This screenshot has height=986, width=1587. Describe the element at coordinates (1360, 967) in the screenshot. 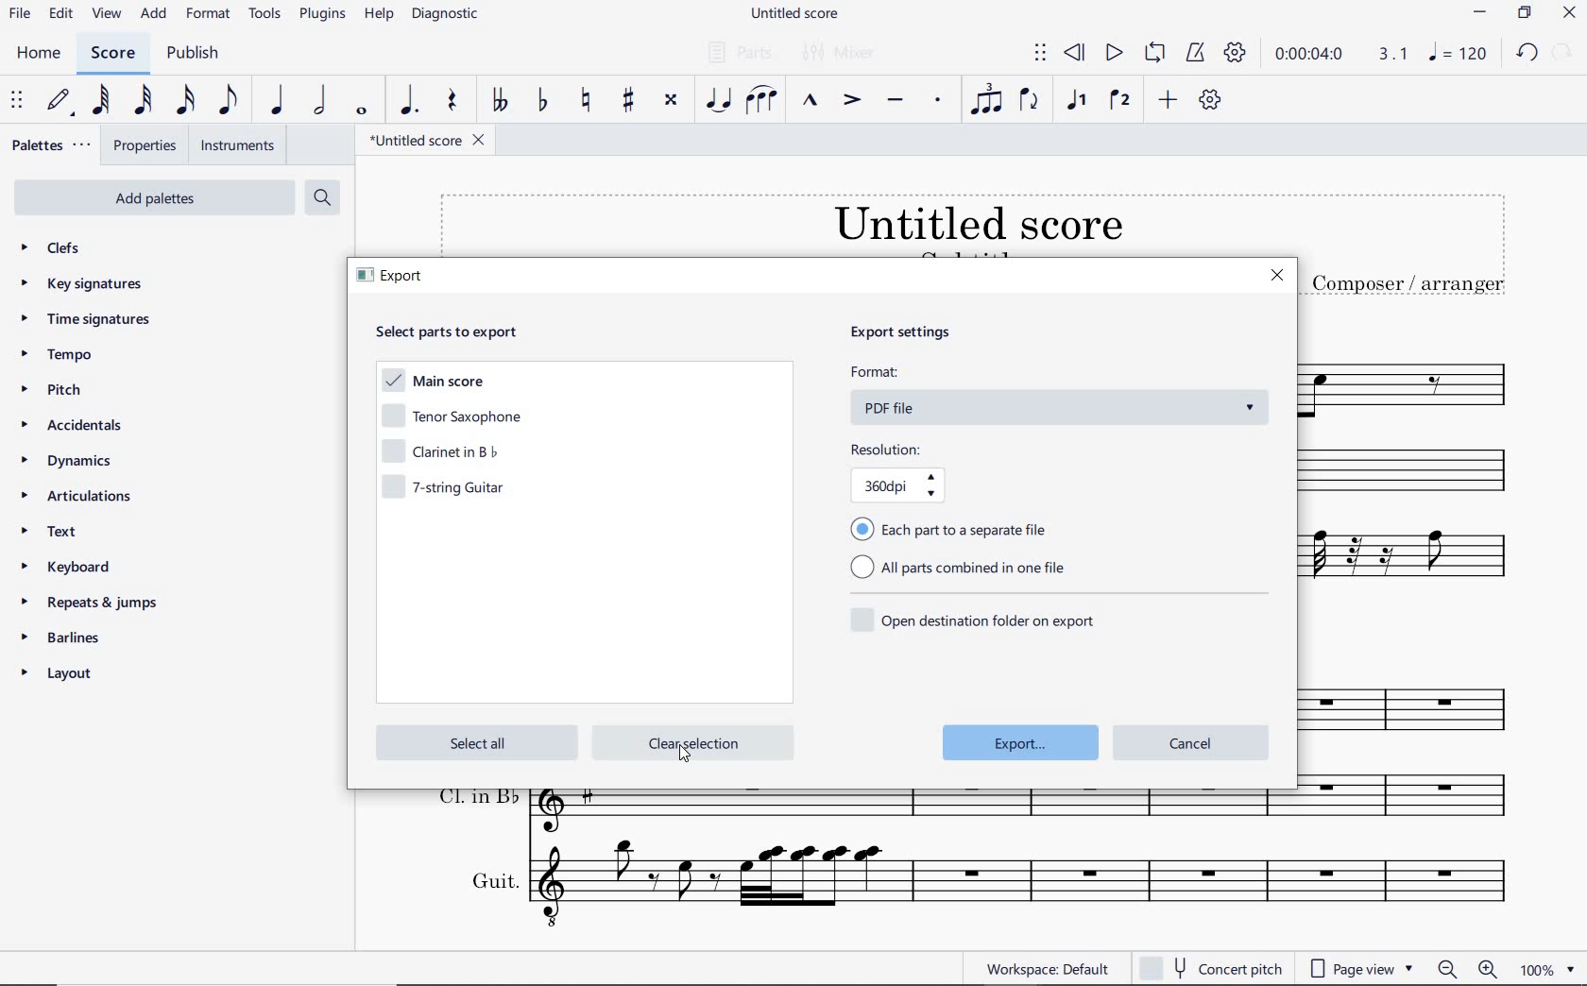

I see `page view` at that location.